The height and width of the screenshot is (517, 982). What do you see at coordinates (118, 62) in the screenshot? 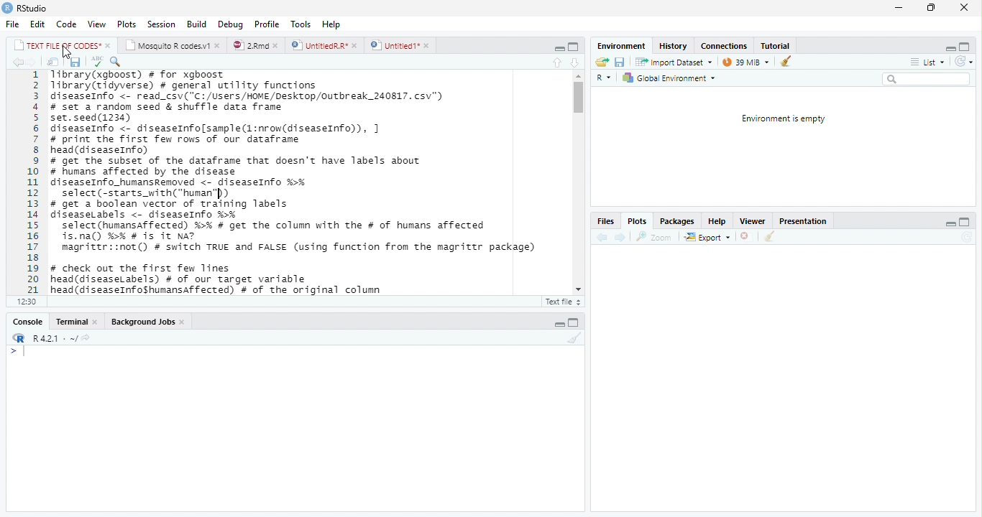
I see `Source on Save` at bounding box center [118, 62].